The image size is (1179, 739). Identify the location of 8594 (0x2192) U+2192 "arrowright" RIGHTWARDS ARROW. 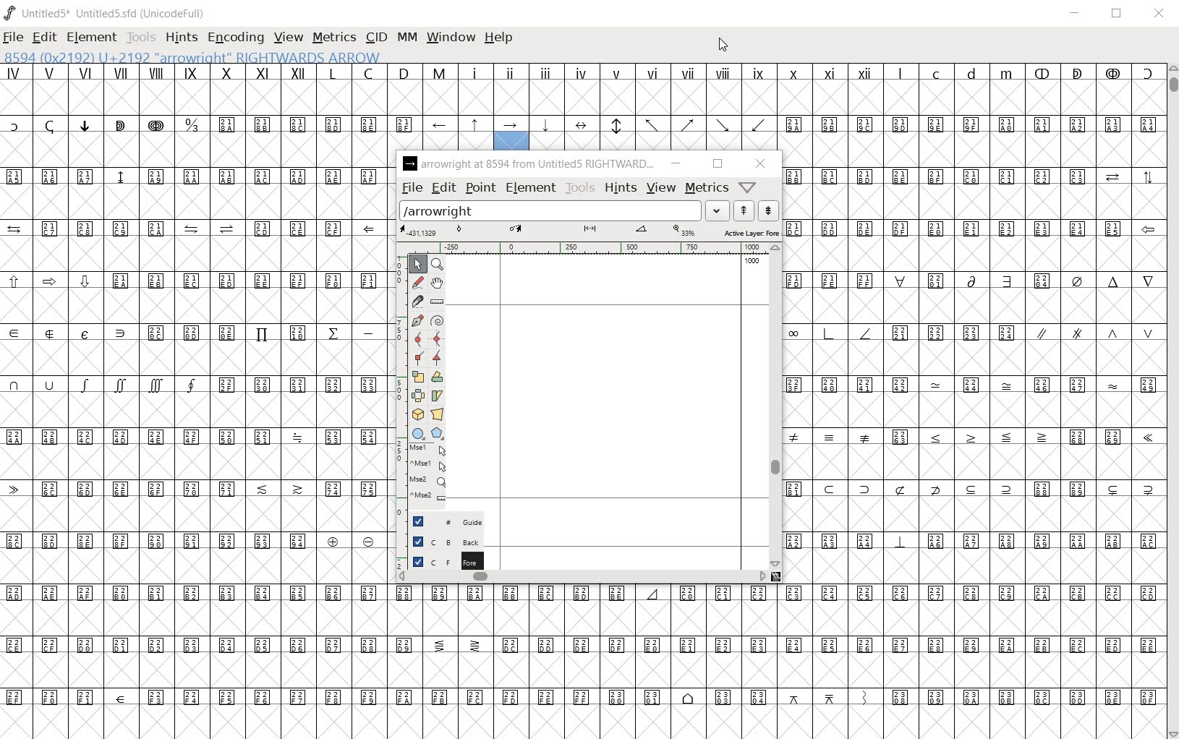
(511, 134).